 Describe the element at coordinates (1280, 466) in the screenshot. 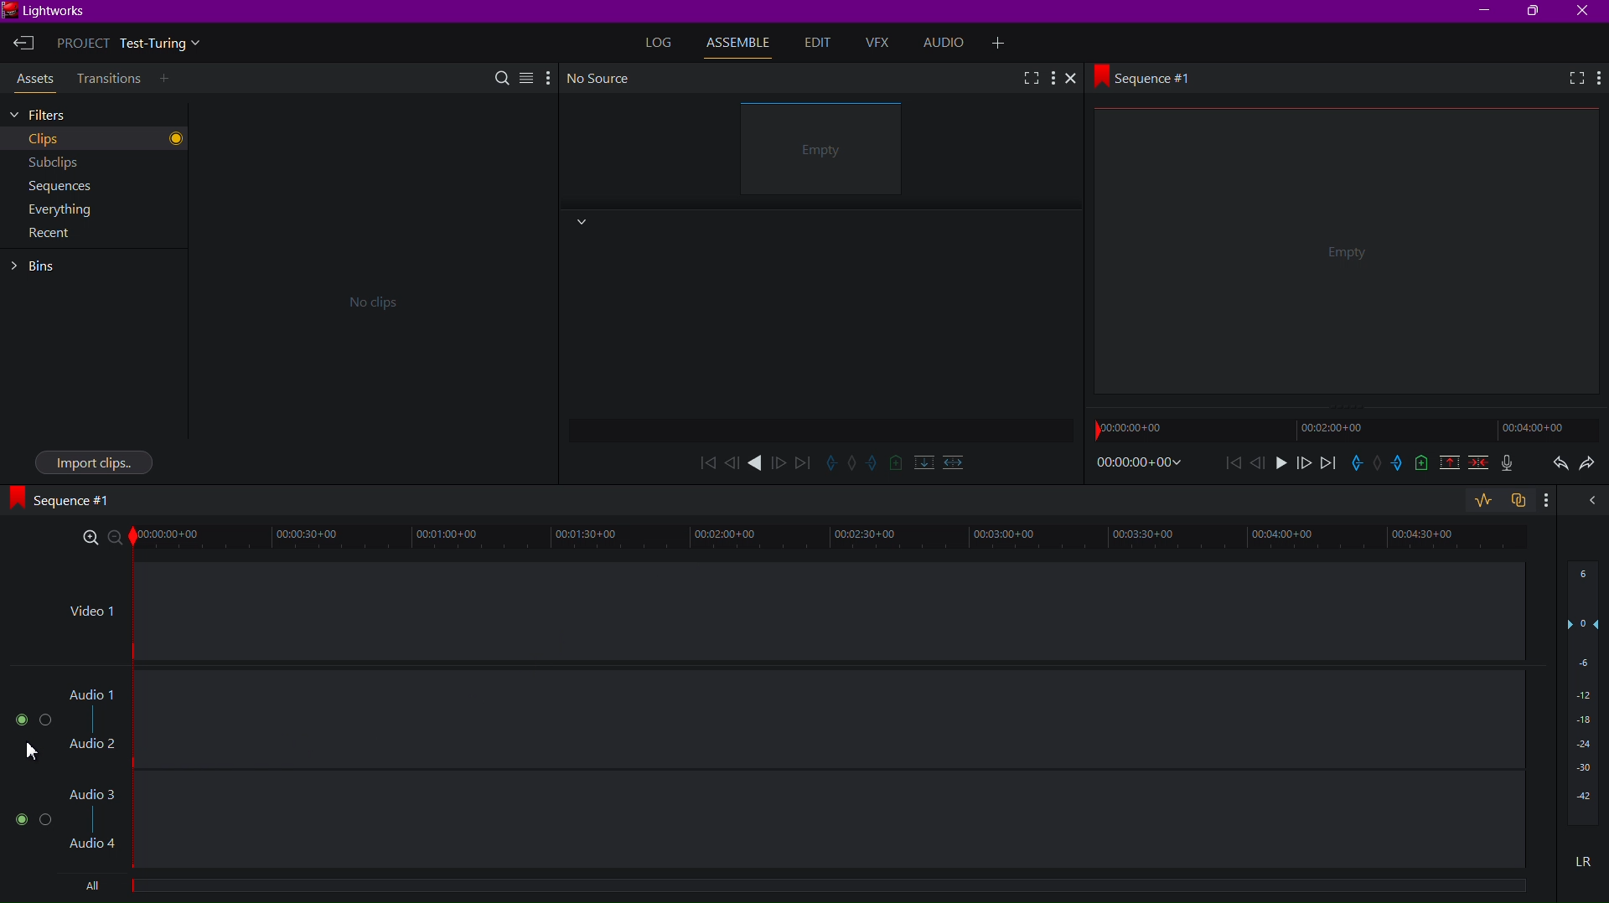

I see `play` at that location.